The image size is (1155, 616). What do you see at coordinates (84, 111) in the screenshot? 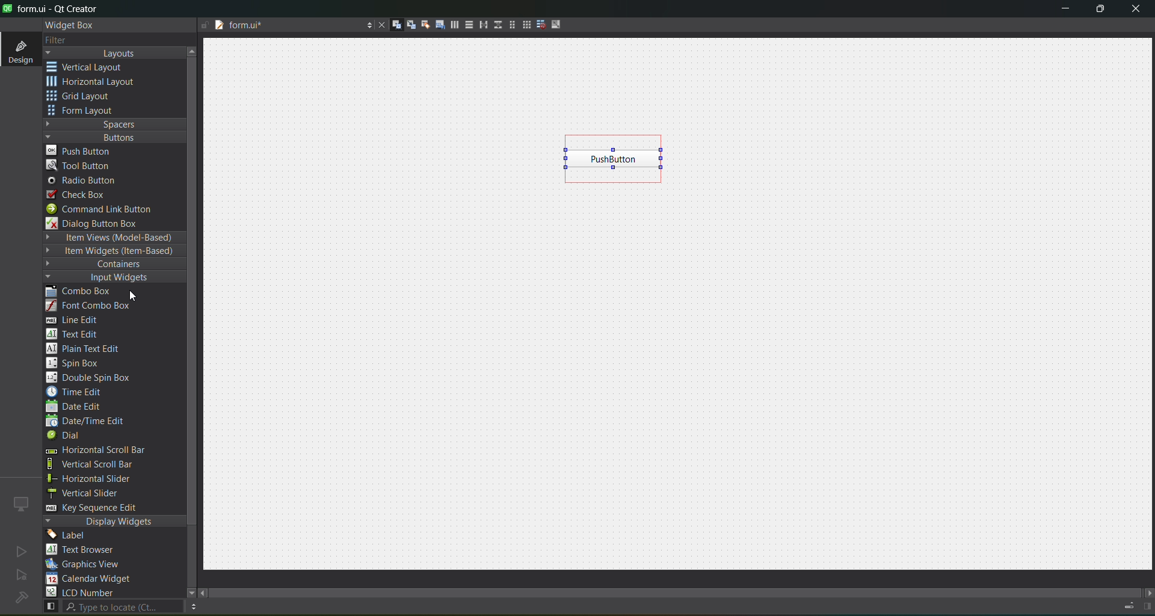
I see `form` at bounding box center [84, 111].